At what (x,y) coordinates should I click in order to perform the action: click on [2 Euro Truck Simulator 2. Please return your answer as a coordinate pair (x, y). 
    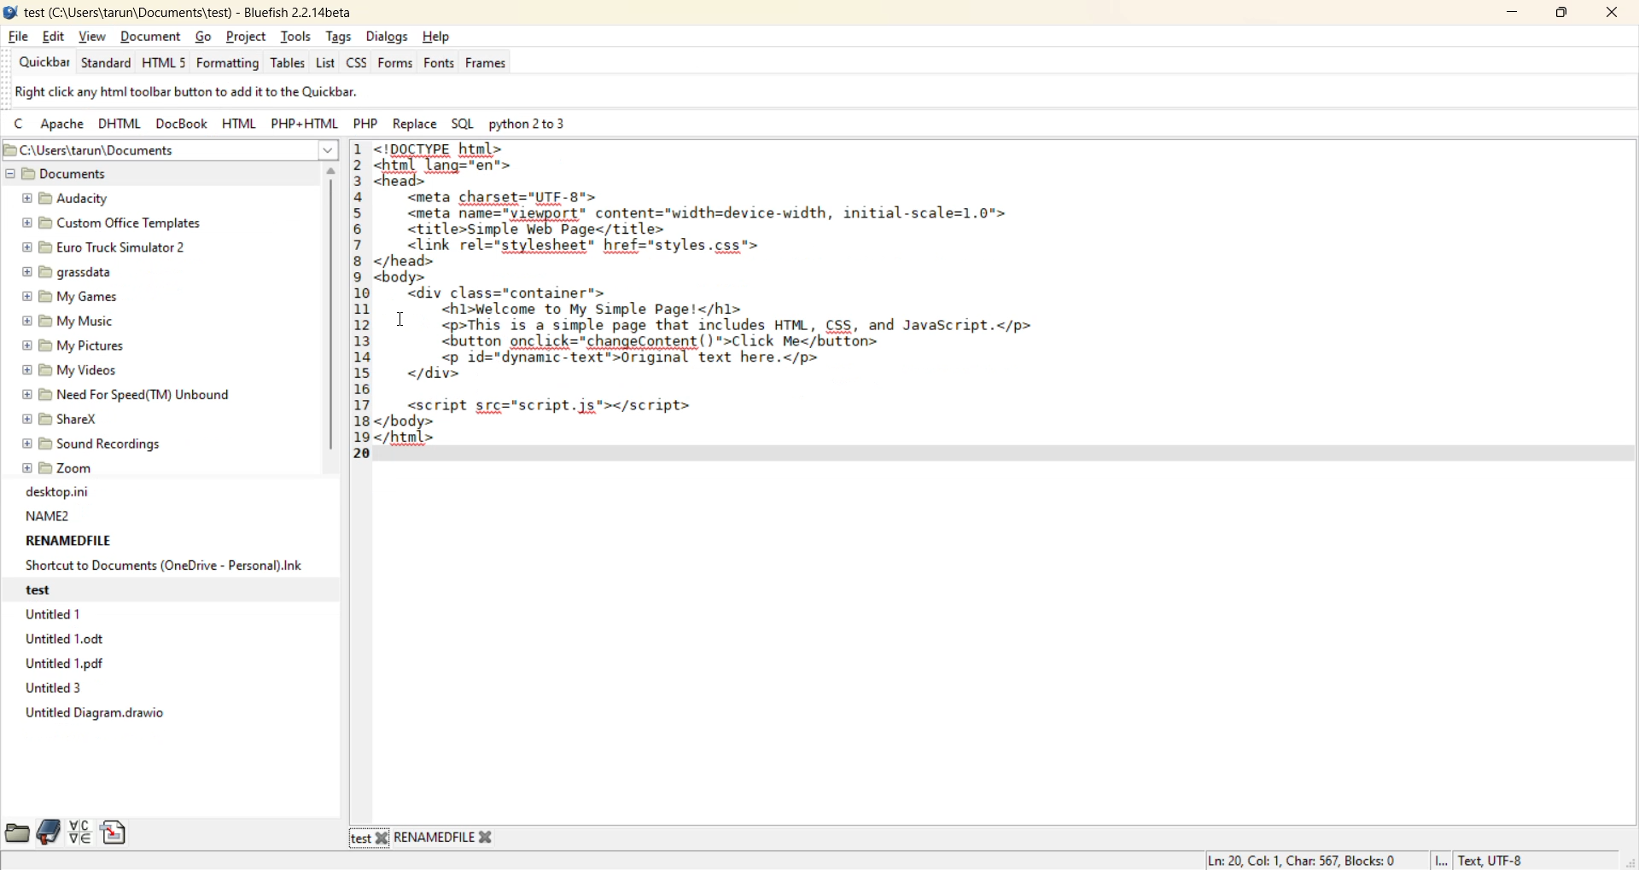
    Looking at the image, I should click on (109, 246).